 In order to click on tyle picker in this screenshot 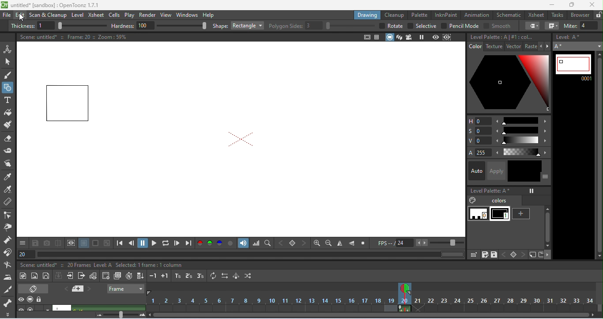, I will do `click(8, 176)`.